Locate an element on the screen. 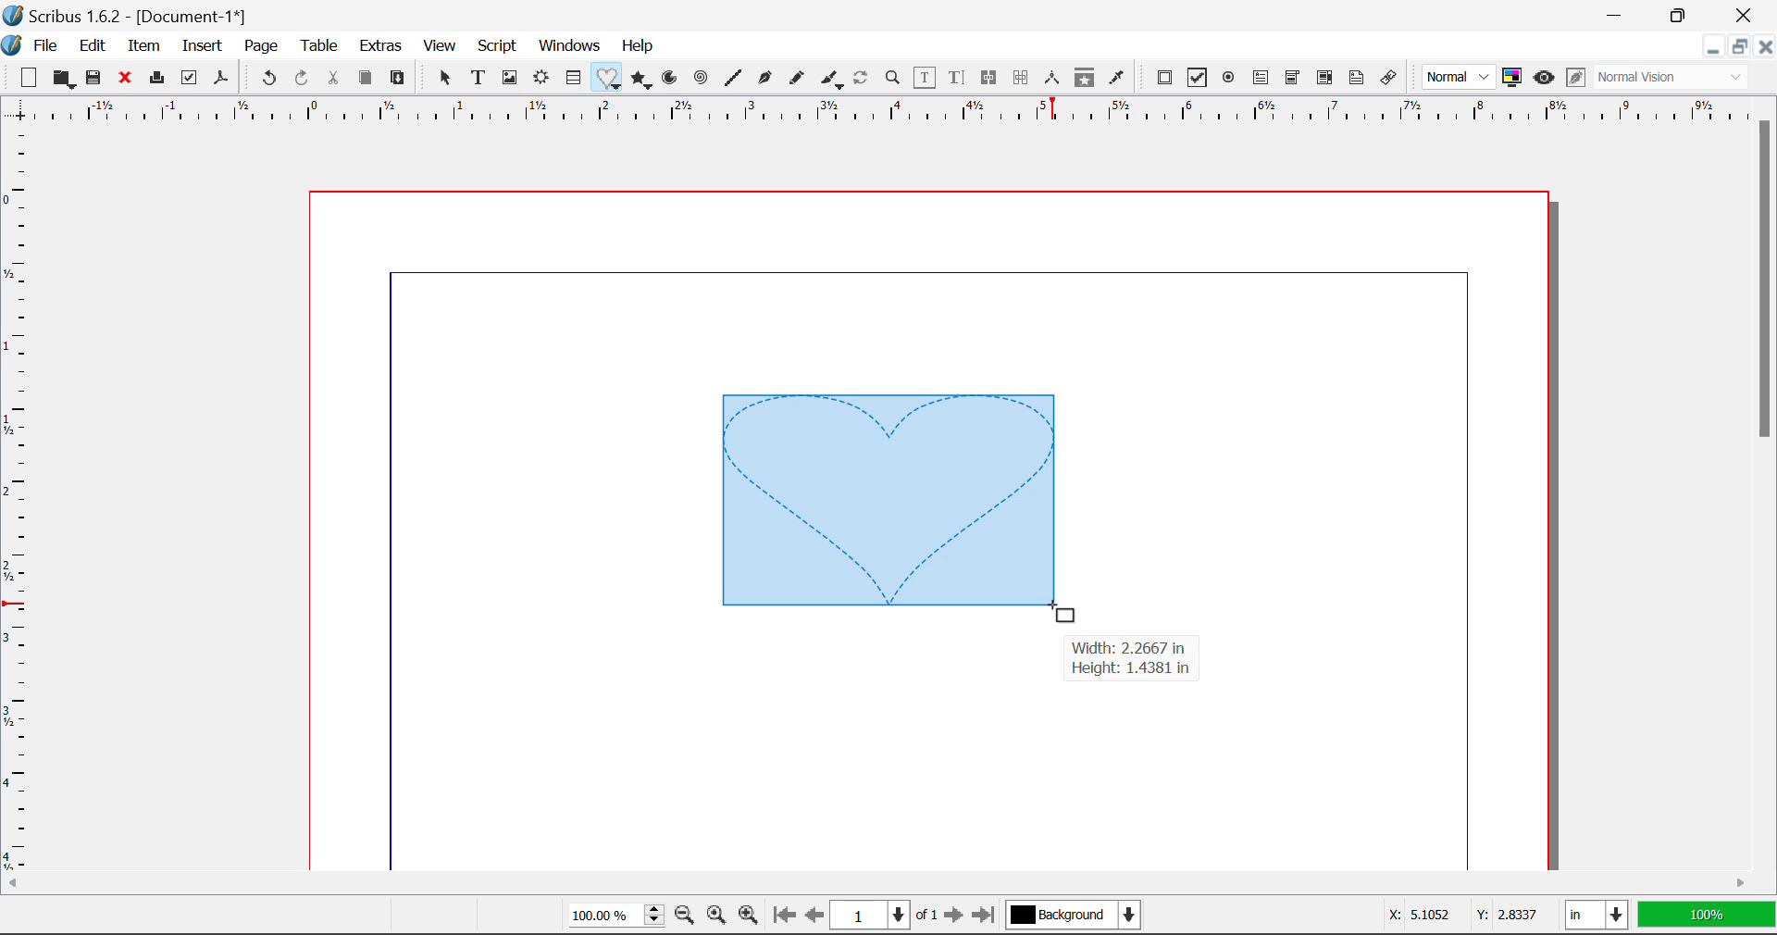 The image size is (1777, 935). Heart-shaped Image is located at coordinates (885, 499).